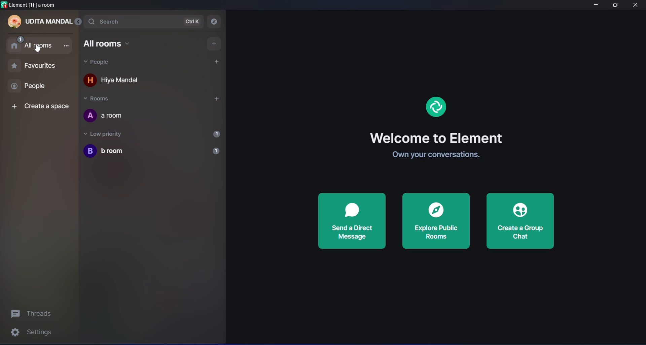 Image resolution: width=646 pixels, height=345 pixels. What do you see at coordinates (152, 151) in the screenshot?
I see `B broom 1` at bounding box center [152, 151].